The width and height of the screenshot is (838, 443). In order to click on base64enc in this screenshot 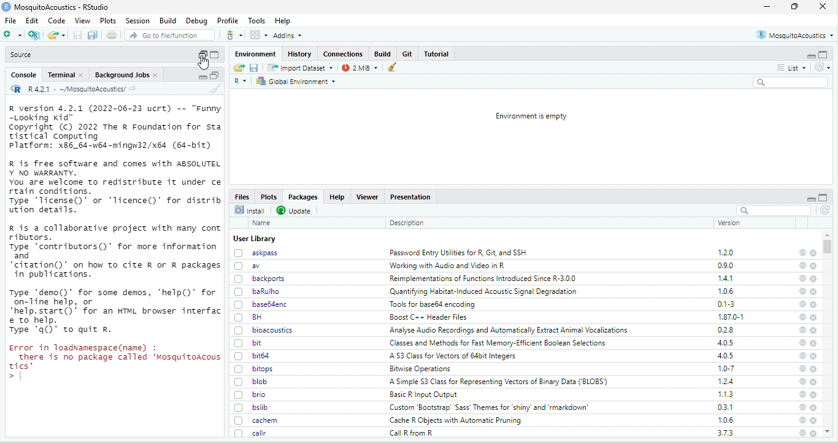, I will do `click(261, 304)`.